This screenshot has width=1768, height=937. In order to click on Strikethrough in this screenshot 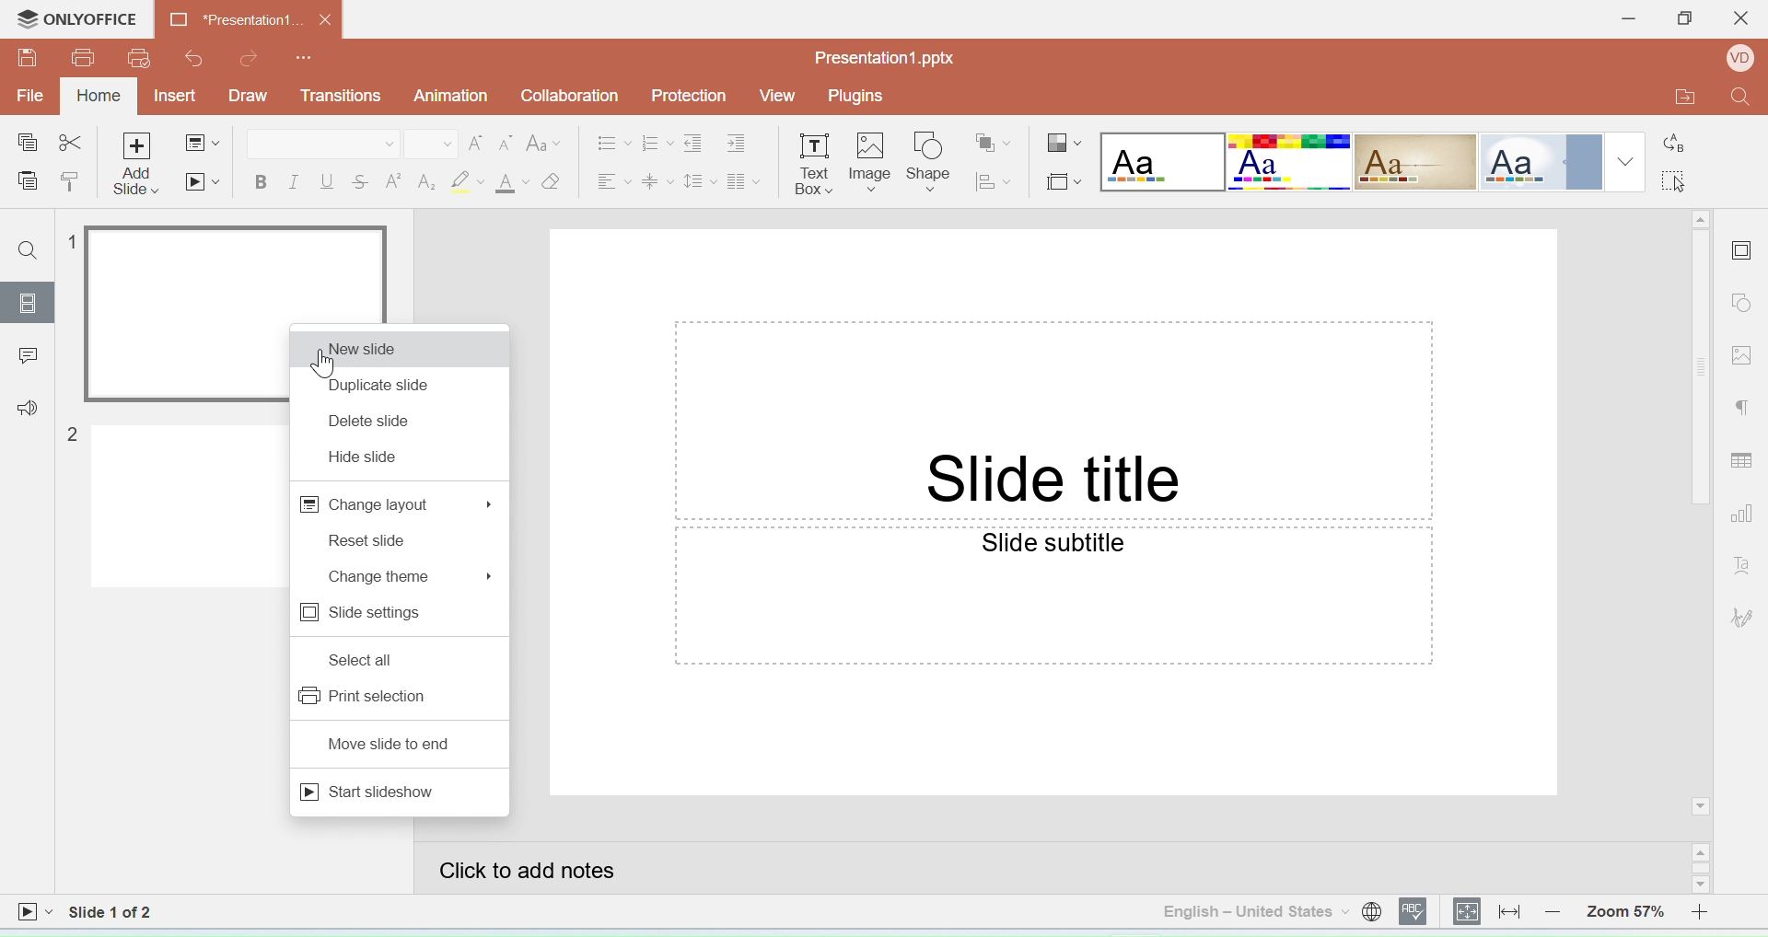, I will do `click(362, 180)`.